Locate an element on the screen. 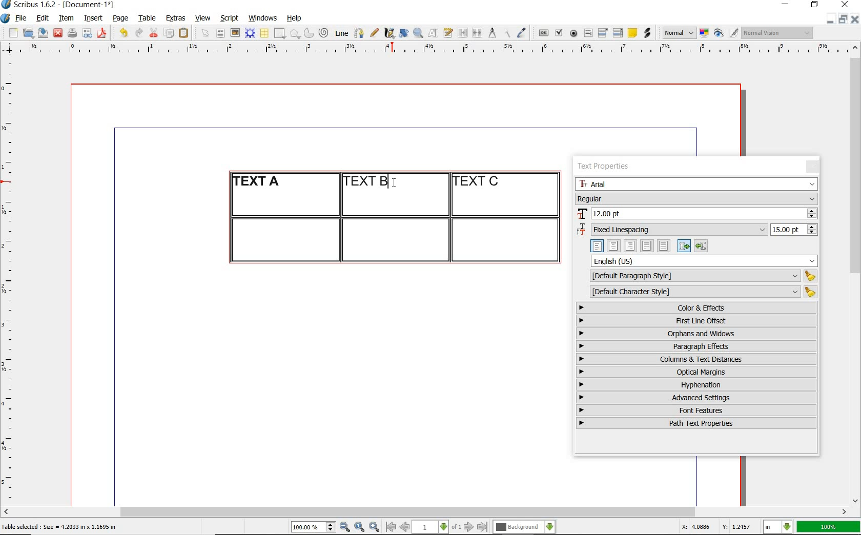 The image size is (861, 535). Table selected : Size = 4.2033 in x 1.1695 in is located at coordinates (59, 526).